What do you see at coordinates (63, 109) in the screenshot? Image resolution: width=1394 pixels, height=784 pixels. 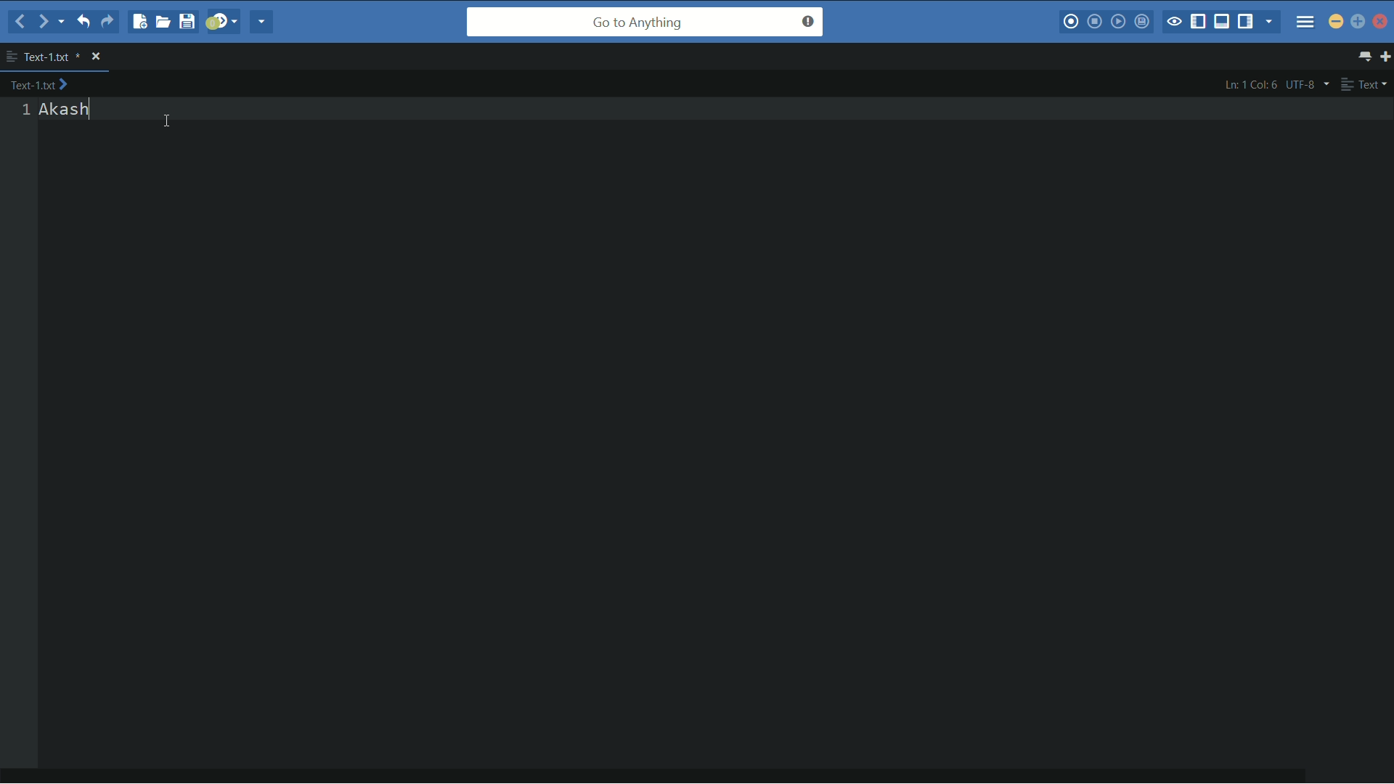 I see `Akash` at bounding box center [63, 109].